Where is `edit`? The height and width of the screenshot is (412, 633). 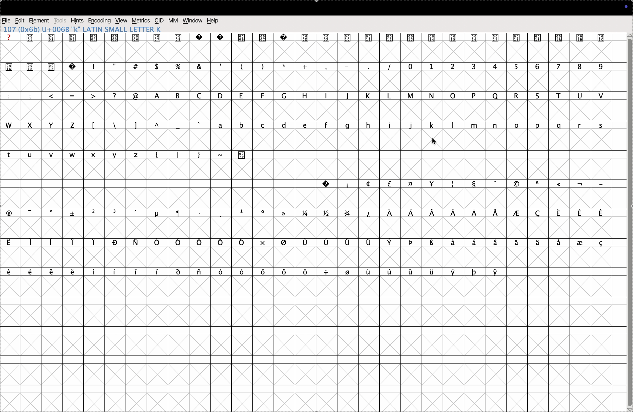
edit is located at coordinates (20, 20).